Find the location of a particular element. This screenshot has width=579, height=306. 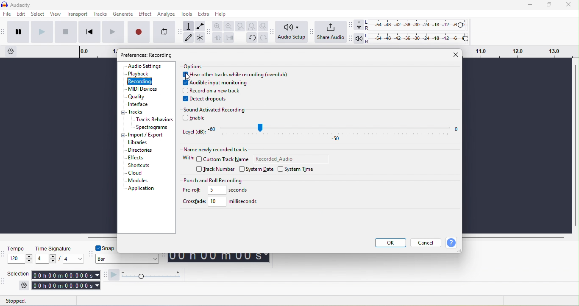

punch and roll recording is located at coordinates (217, 181).